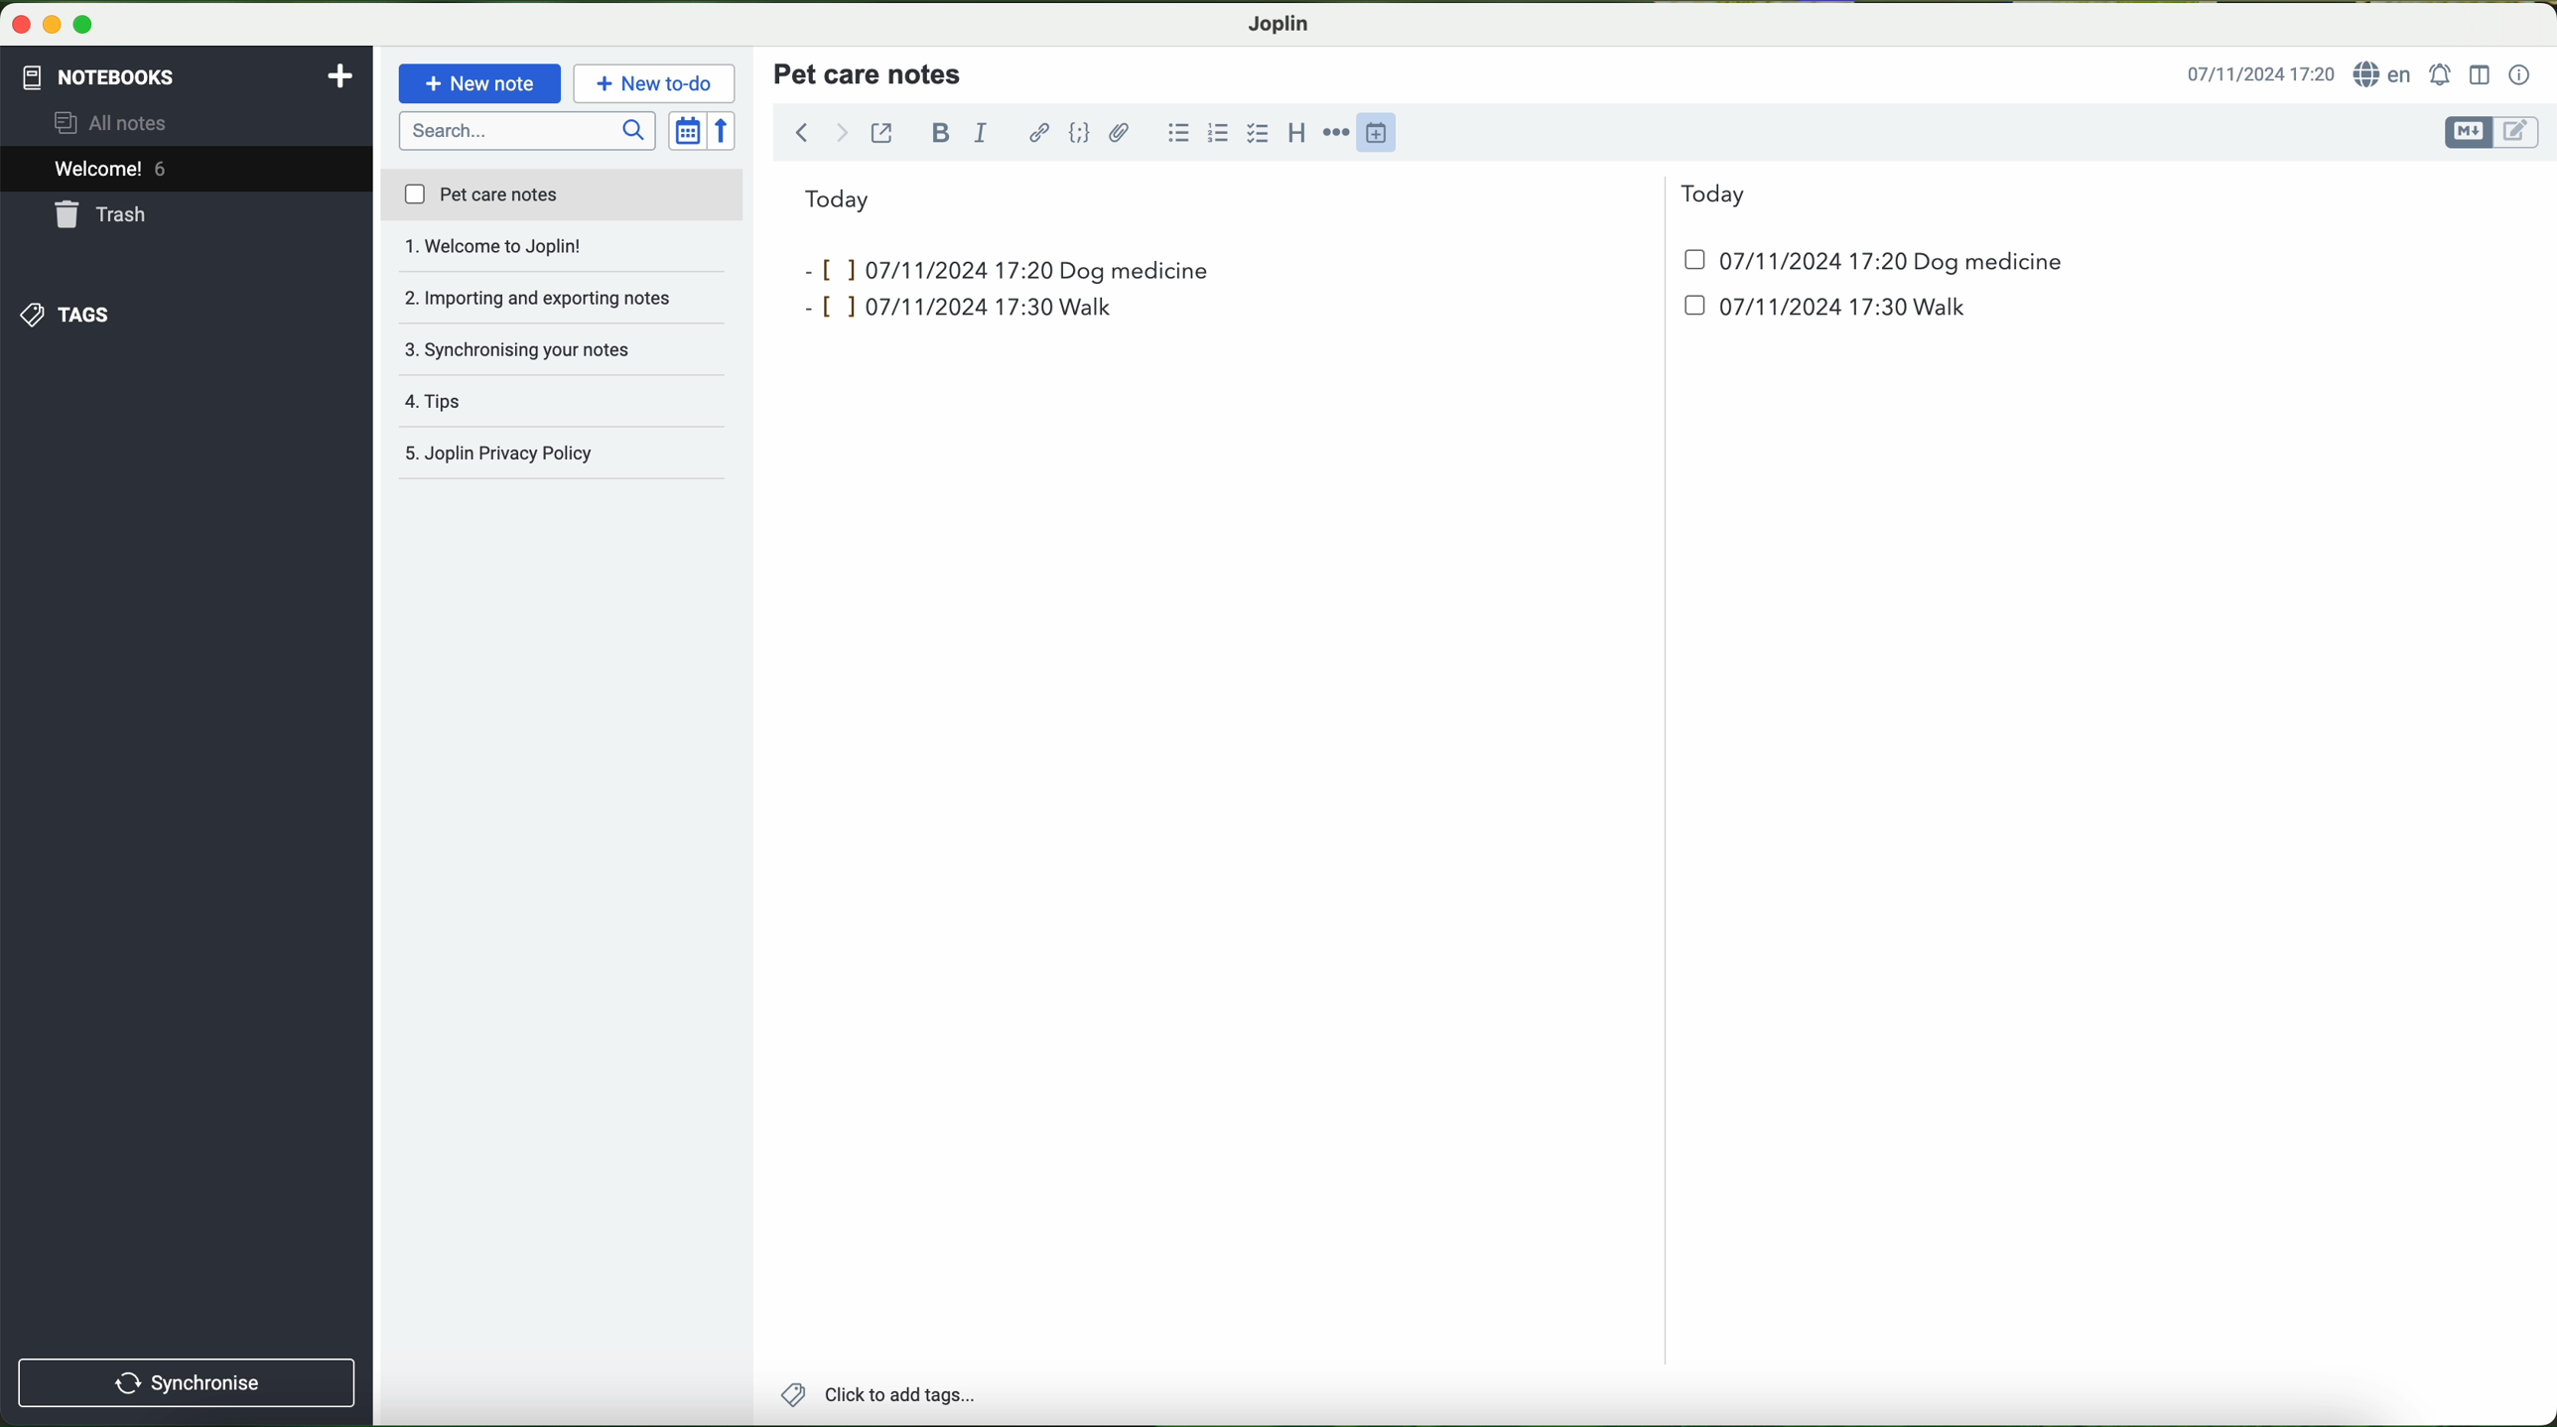 Image resolution: width=2557 pixels, height=1427 pixels. What do you see at coordinates (1175, 133) in the screenshot?
I see `bulleted list` at bounding box center [1175, 133].